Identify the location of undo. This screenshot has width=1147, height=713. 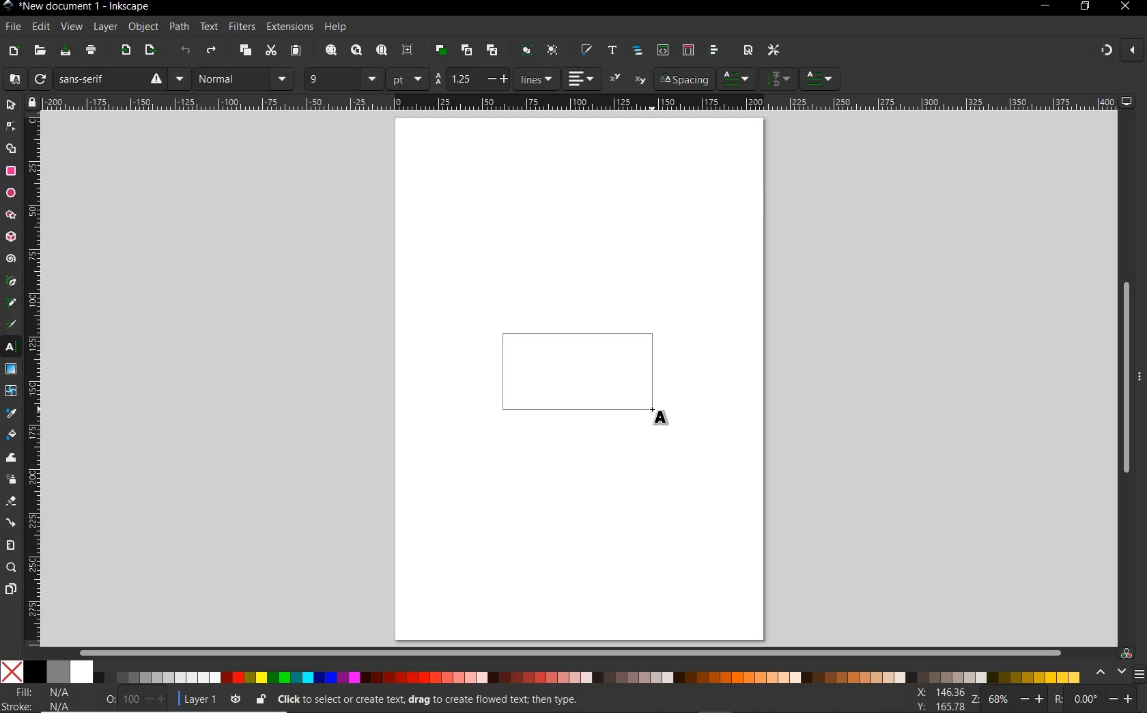
(186, 53).